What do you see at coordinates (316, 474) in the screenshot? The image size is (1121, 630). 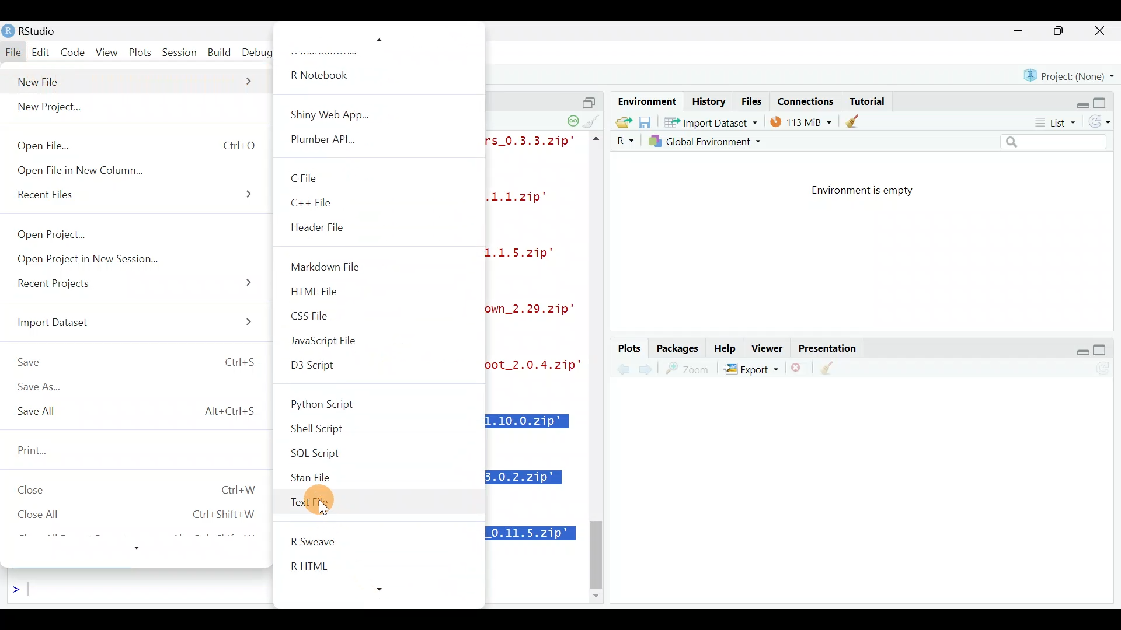 I see `Stan File` at bounding box center [316, 474].